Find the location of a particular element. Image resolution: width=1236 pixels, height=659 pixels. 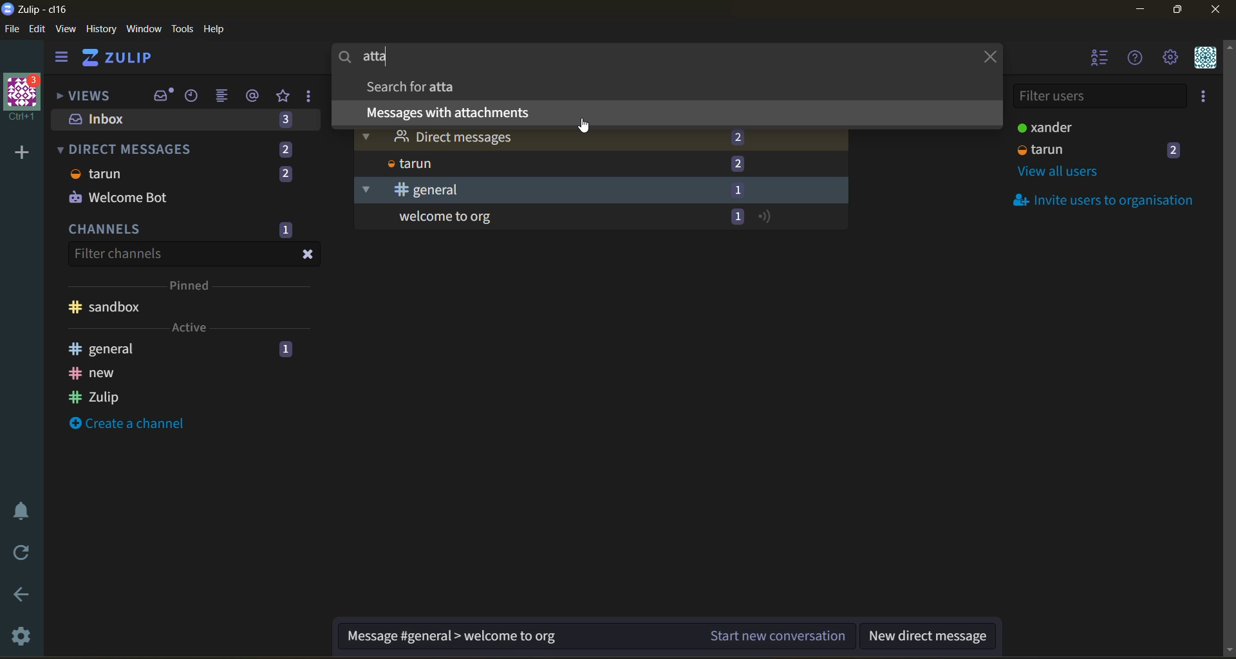

maximize is located at coordinates (1181, 10).